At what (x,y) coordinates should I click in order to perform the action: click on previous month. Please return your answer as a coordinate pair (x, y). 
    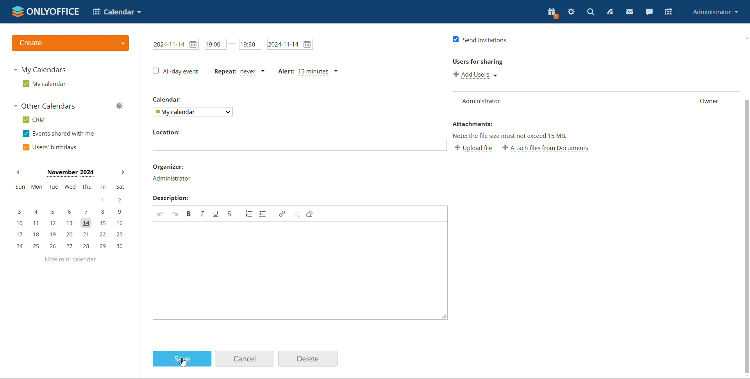
    Looking at the image, I should click on (18, 172).